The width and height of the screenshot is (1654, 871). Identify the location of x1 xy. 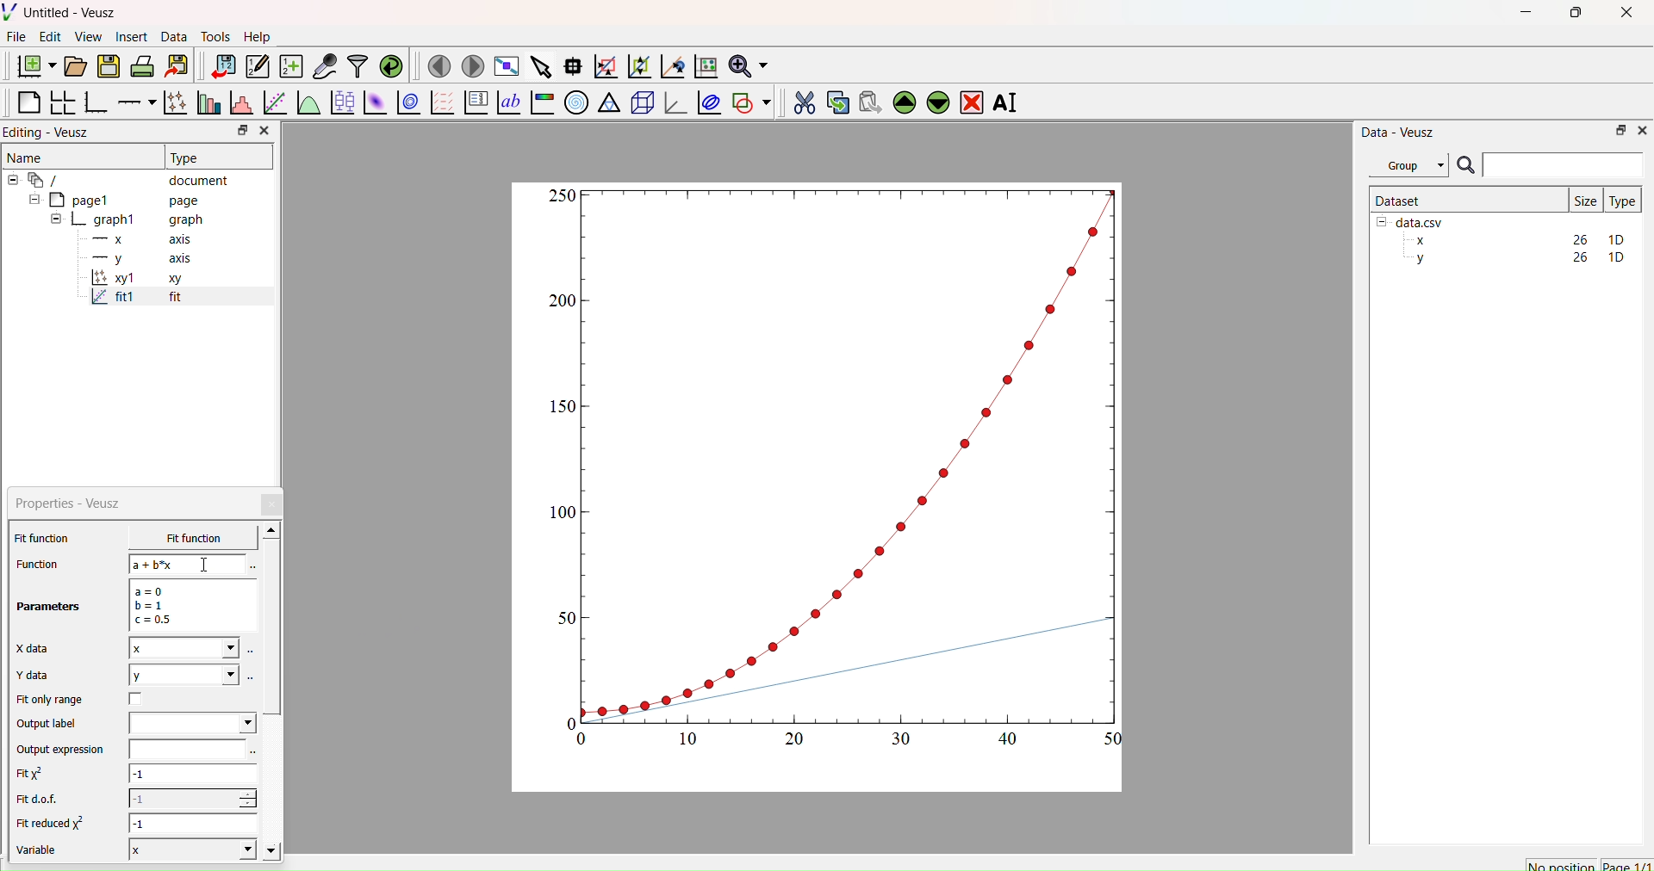
(136, 280).